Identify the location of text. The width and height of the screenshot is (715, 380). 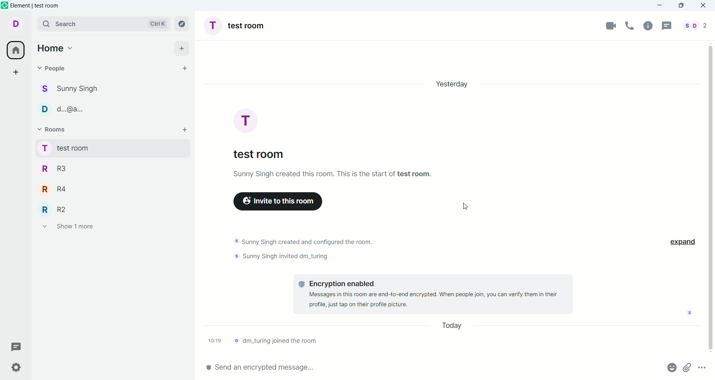
(331, 176).